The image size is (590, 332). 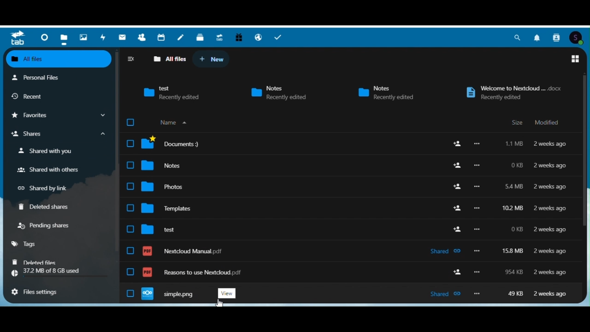 I want to click on options, so click(x=477, y=208).